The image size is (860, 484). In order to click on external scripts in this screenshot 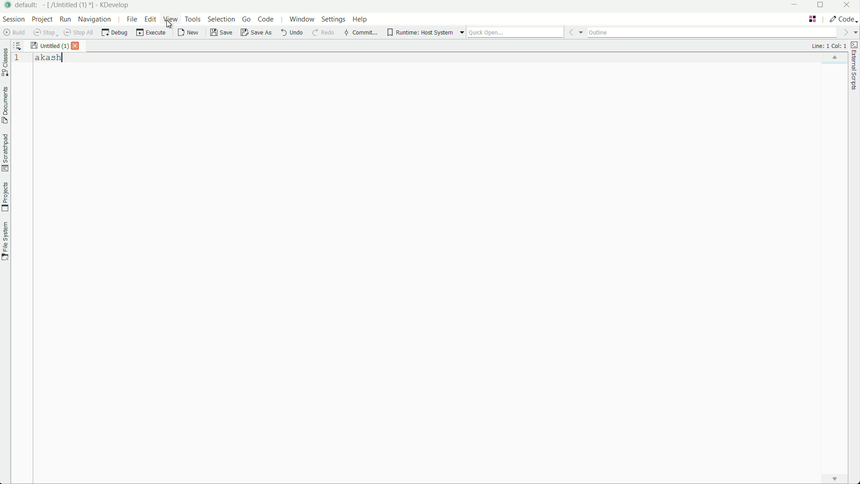, I will do `click(855, 65)`.